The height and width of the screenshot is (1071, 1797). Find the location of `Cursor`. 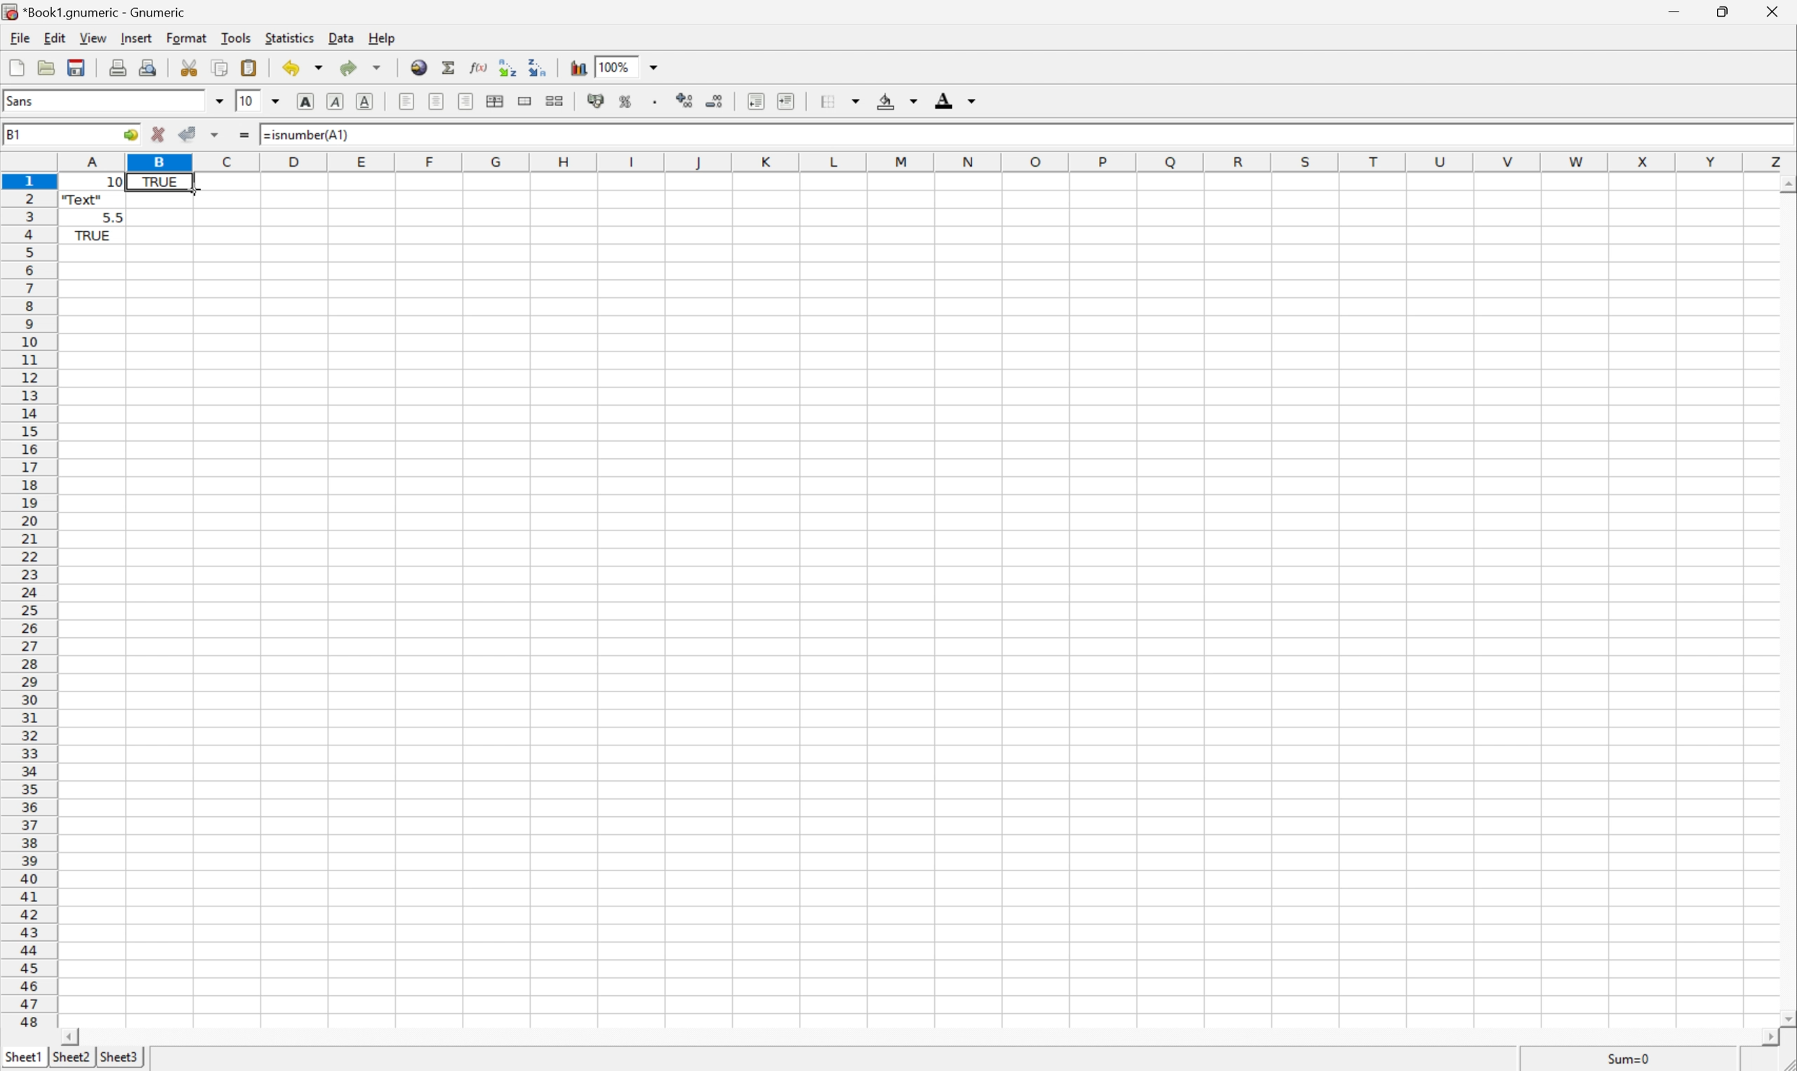

Cursor is located at coordinates (192, 190).